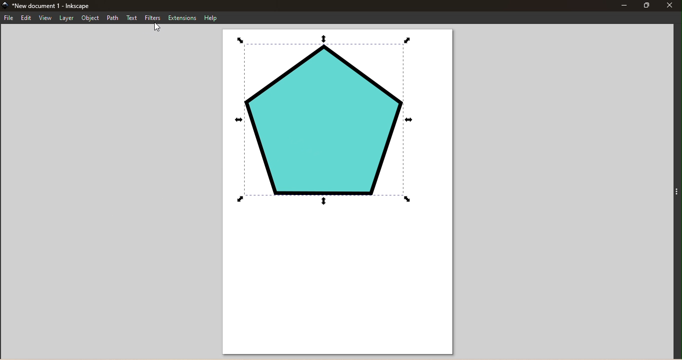 The width and height of the screenshot is (682, 360). Describe the element at coordinates (213, 18) in the screenshot. I see `Help` at that location.